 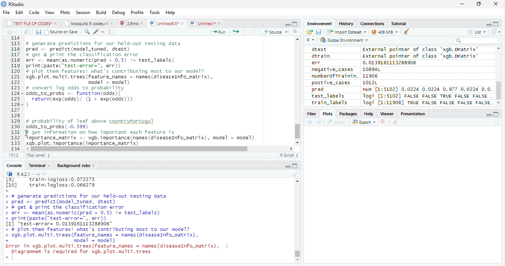 What do you see at coordinates (427, 96) in the screenshot?
I see `logi [1:5102] FALSE FALSE TRUE FALSE FALSE` at bounding box center [427, 96].